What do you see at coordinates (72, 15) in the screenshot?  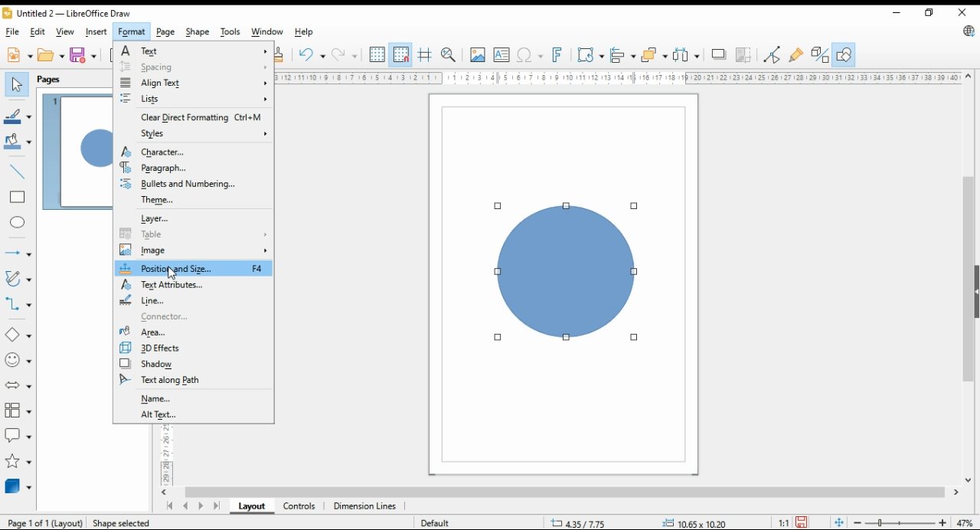 I see `untitled 2 - libreoffice draw` at bounding box center [72, 15].